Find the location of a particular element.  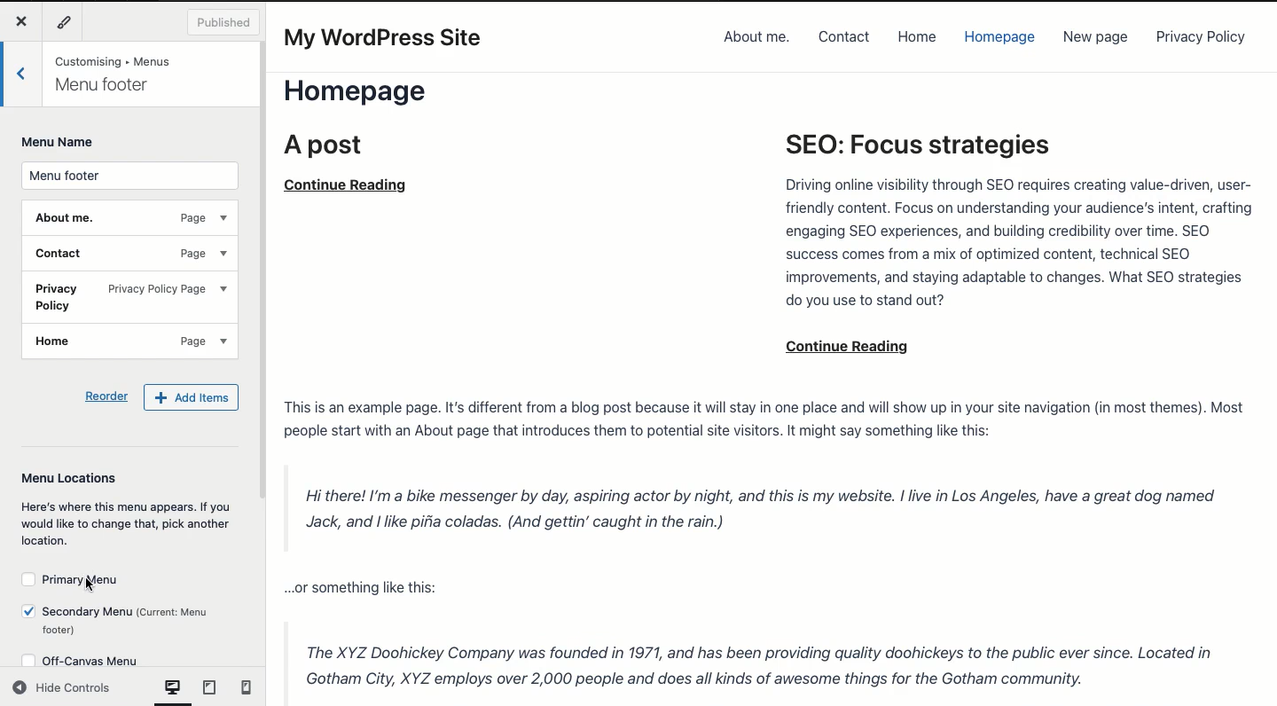

SEO is located at coordinates (1014, 224).